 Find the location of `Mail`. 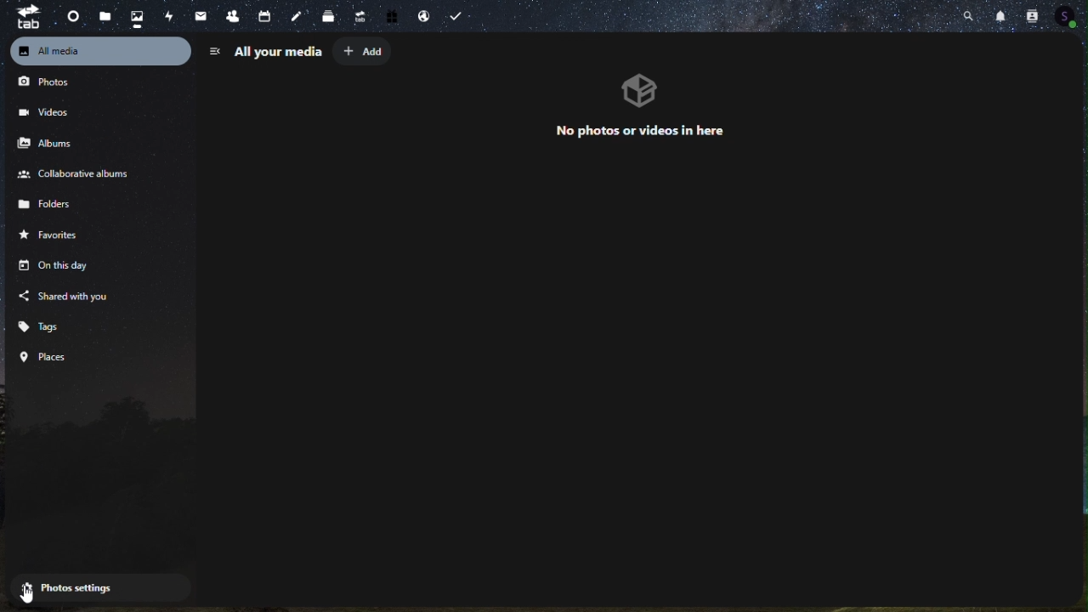

Mail is located at coordinates (198, 16).